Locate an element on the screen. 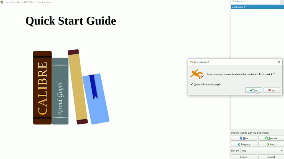 This screenshot has height=159, width=284. Bookmark is located at coordinates (257, 7).